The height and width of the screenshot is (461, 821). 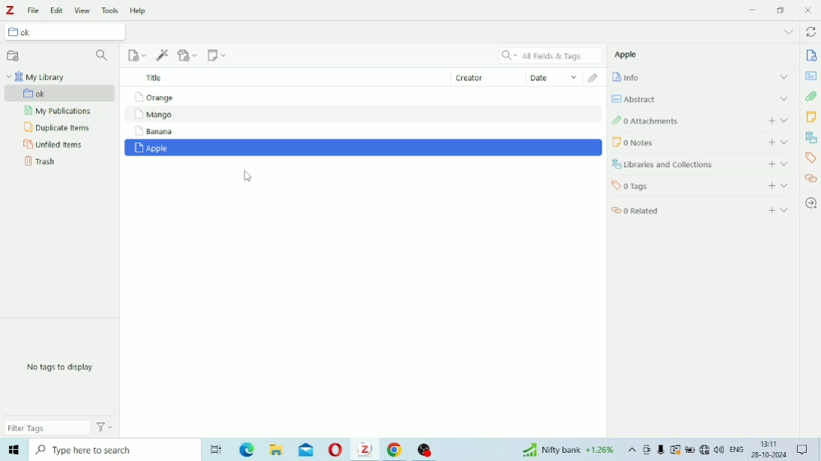 What do you see at coordinates (110, 8) in the screenshot?
I see `Tools` at bounding box center [110, 8].